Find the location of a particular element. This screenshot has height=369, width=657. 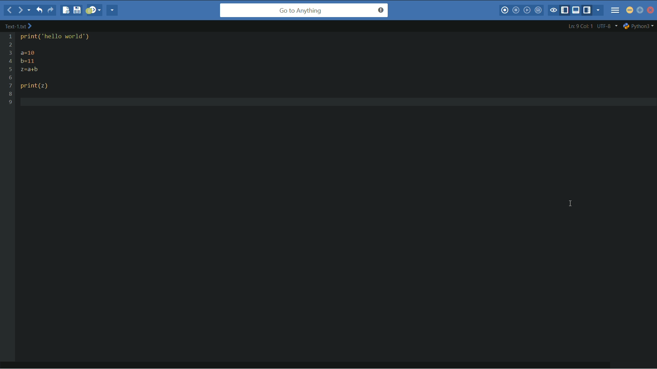

save file is located at coordinates (77, 10).